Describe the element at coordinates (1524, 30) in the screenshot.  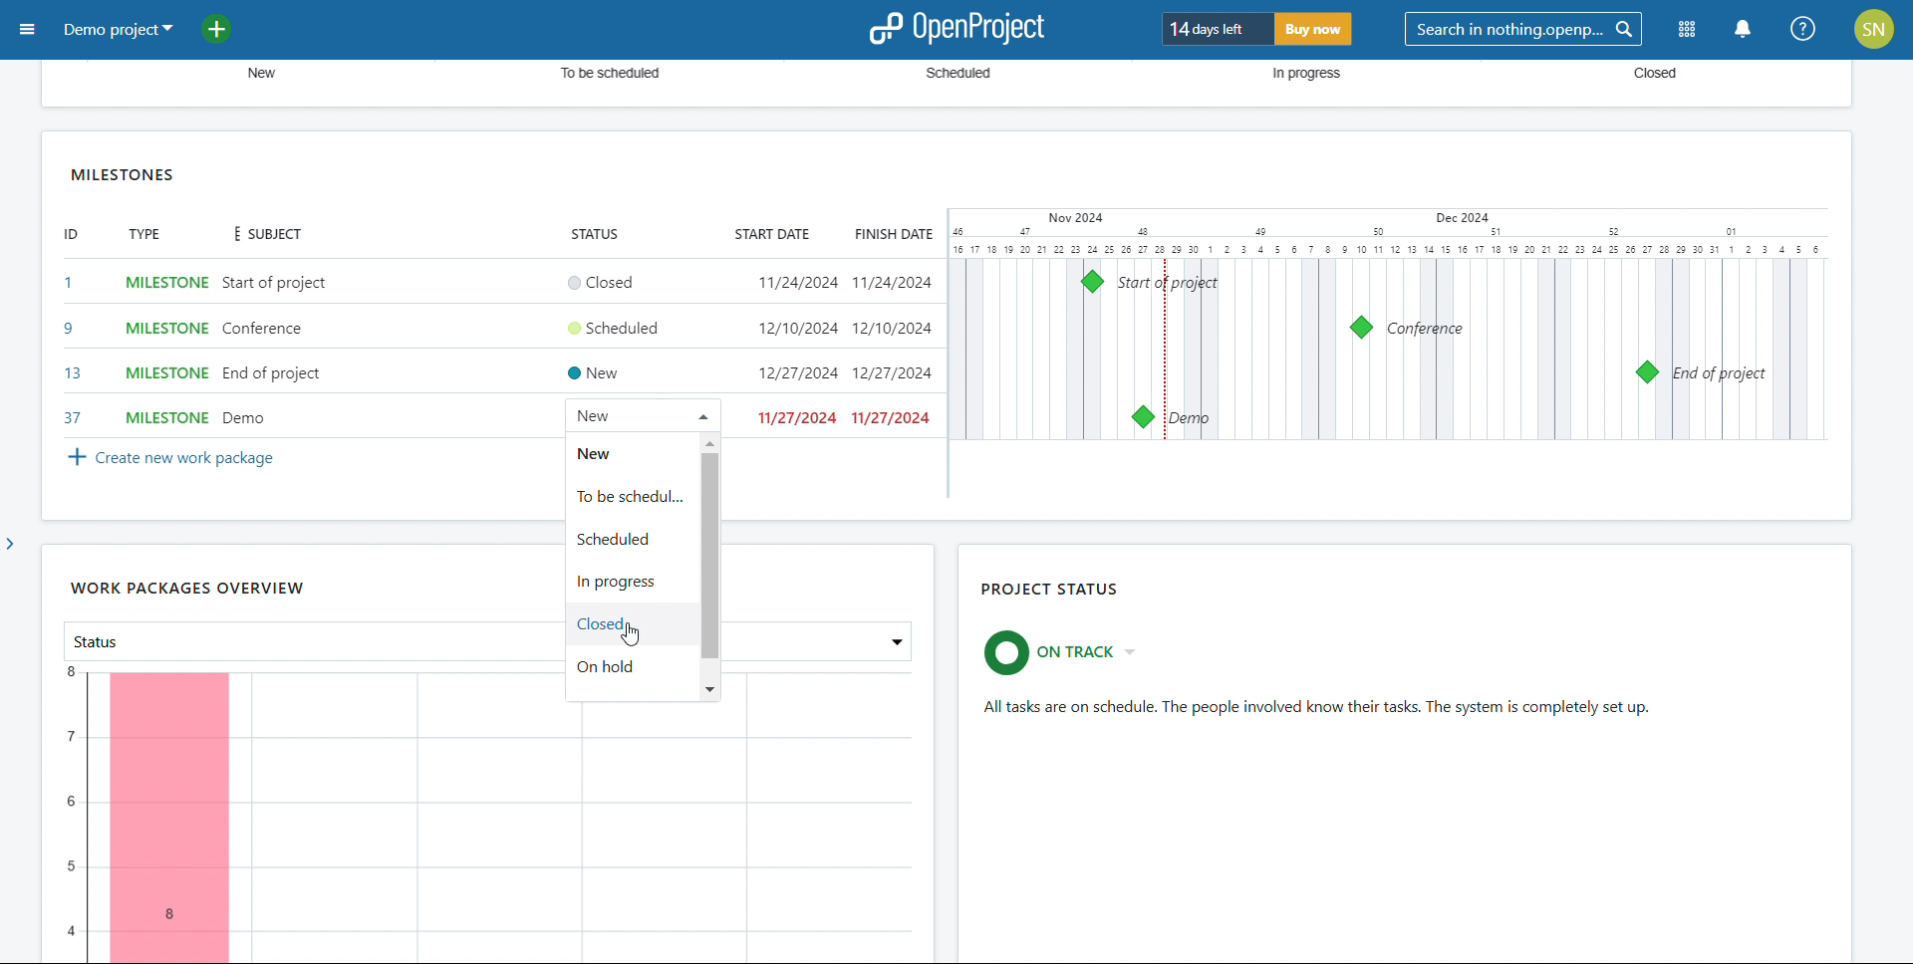
I see `search` at that location.